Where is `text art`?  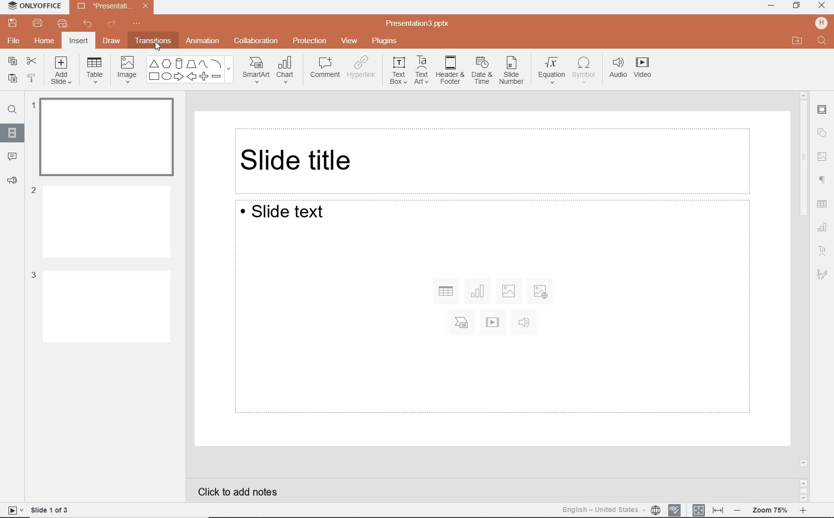 text art is located at coordinates (824, 273).